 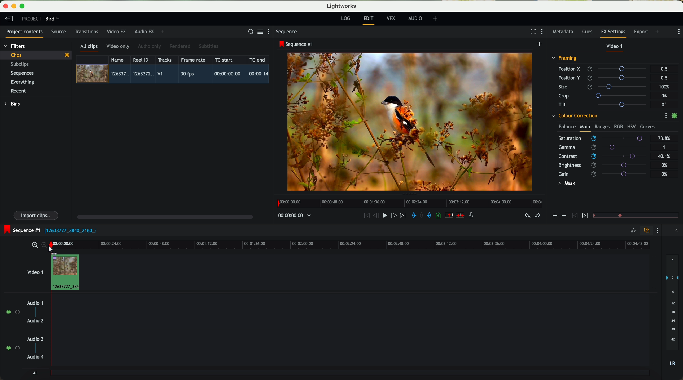 I want to click on audio 3, so click(x=33, y=339).